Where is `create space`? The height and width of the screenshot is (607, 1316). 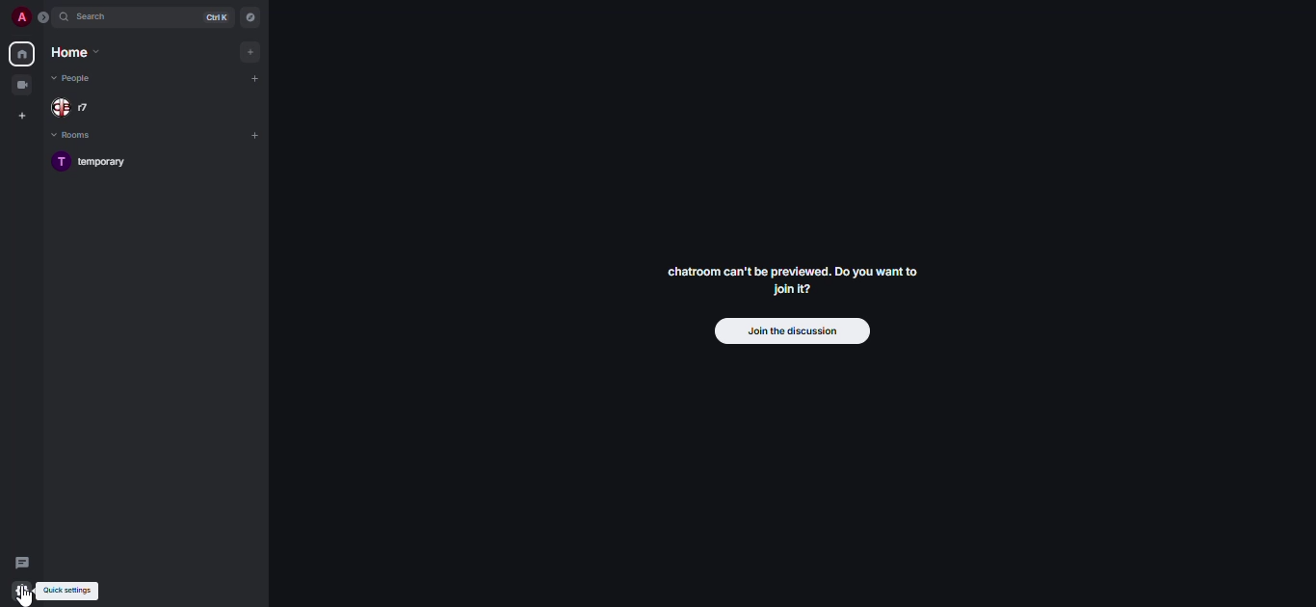
create space is located at coordinates (20, 116).